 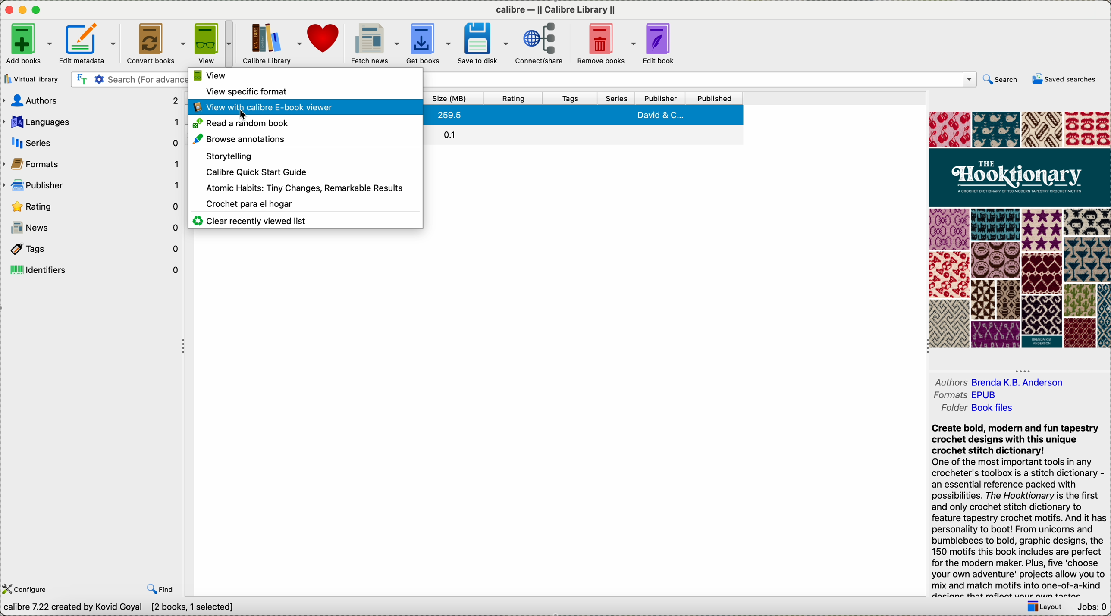 What do you see at coordinates (303, 107) in the screenshot?
I see `click on view with Calibre e-book viewer` at bounding box center [303, 107].